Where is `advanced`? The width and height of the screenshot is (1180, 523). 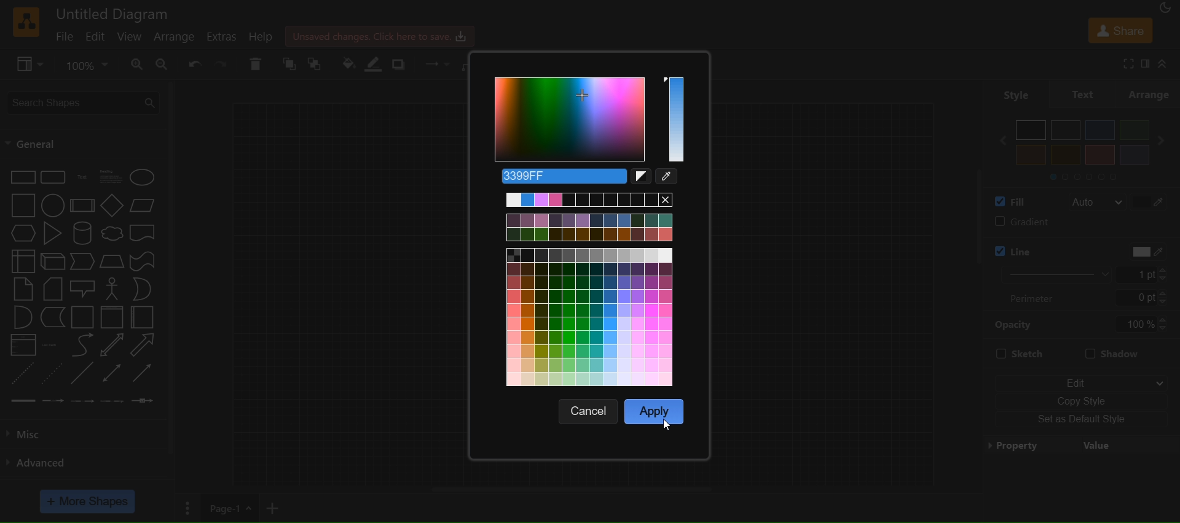 advanced is located at coordinates (43, 461).